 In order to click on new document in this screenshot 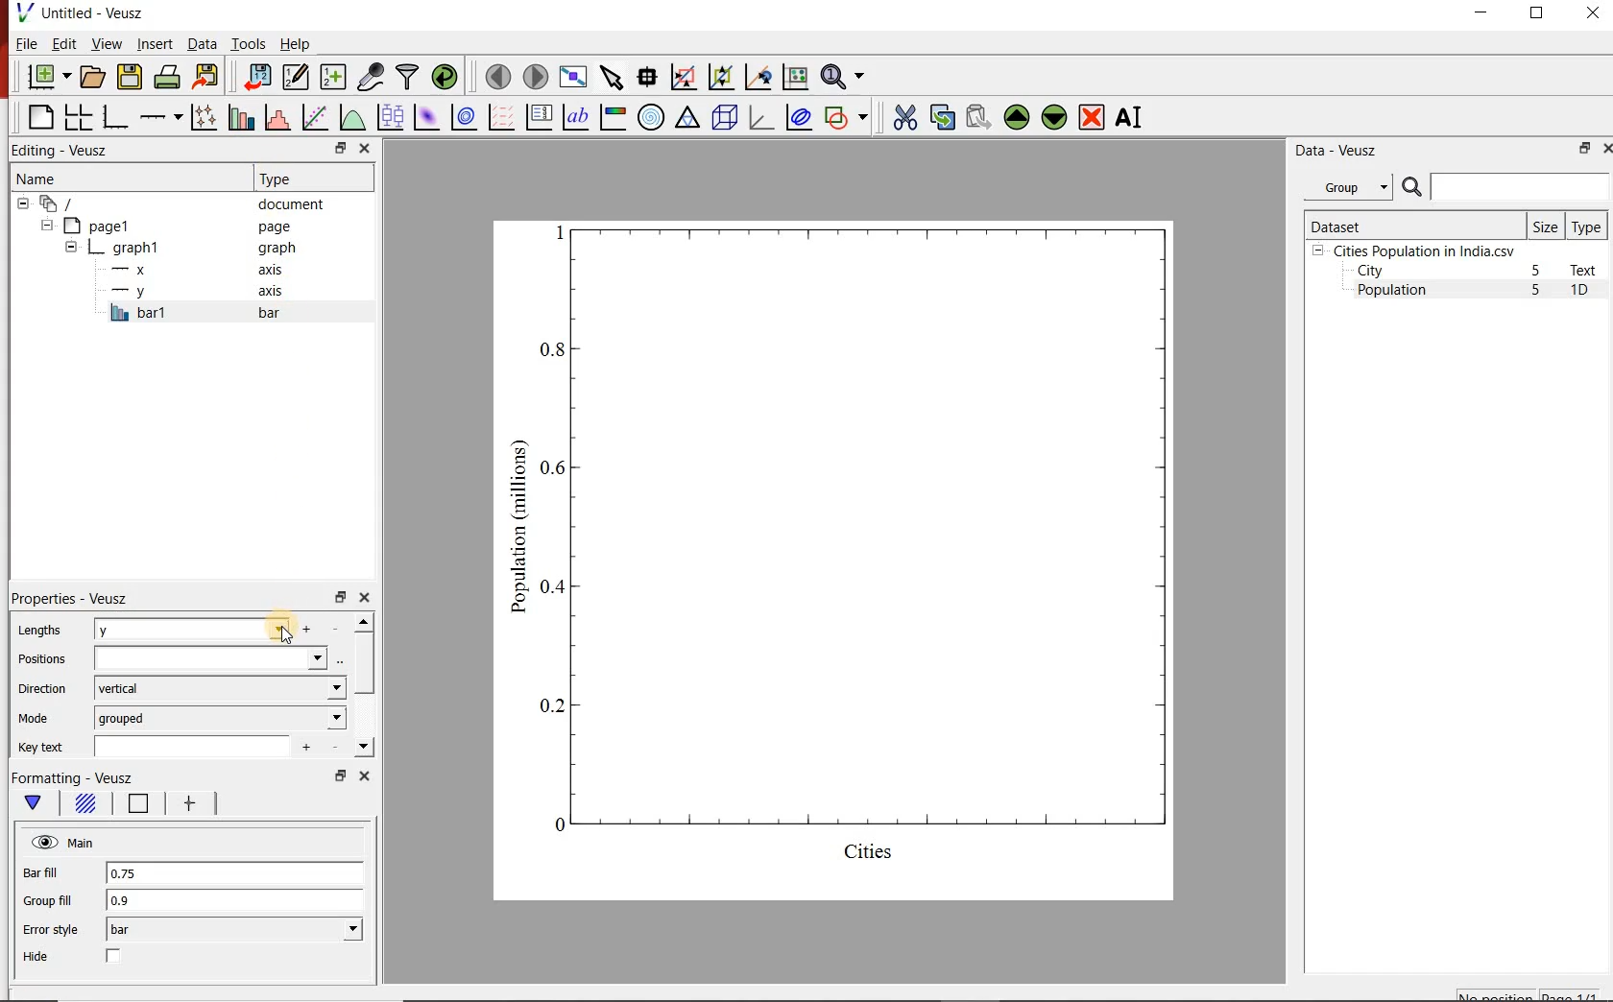, I will do `click(45, 78)`.